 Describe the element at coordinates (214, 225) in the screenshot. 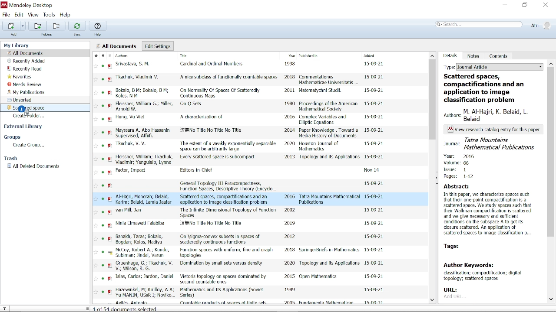

I see `title` at that location.